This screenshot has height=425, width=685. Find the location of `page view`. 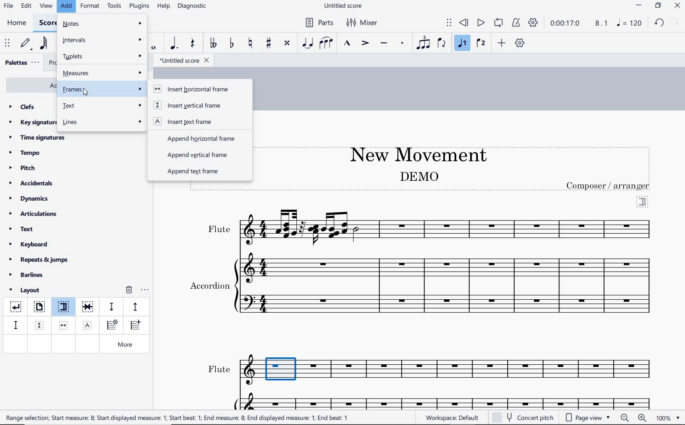

page view is located at coordinates (588, 418).